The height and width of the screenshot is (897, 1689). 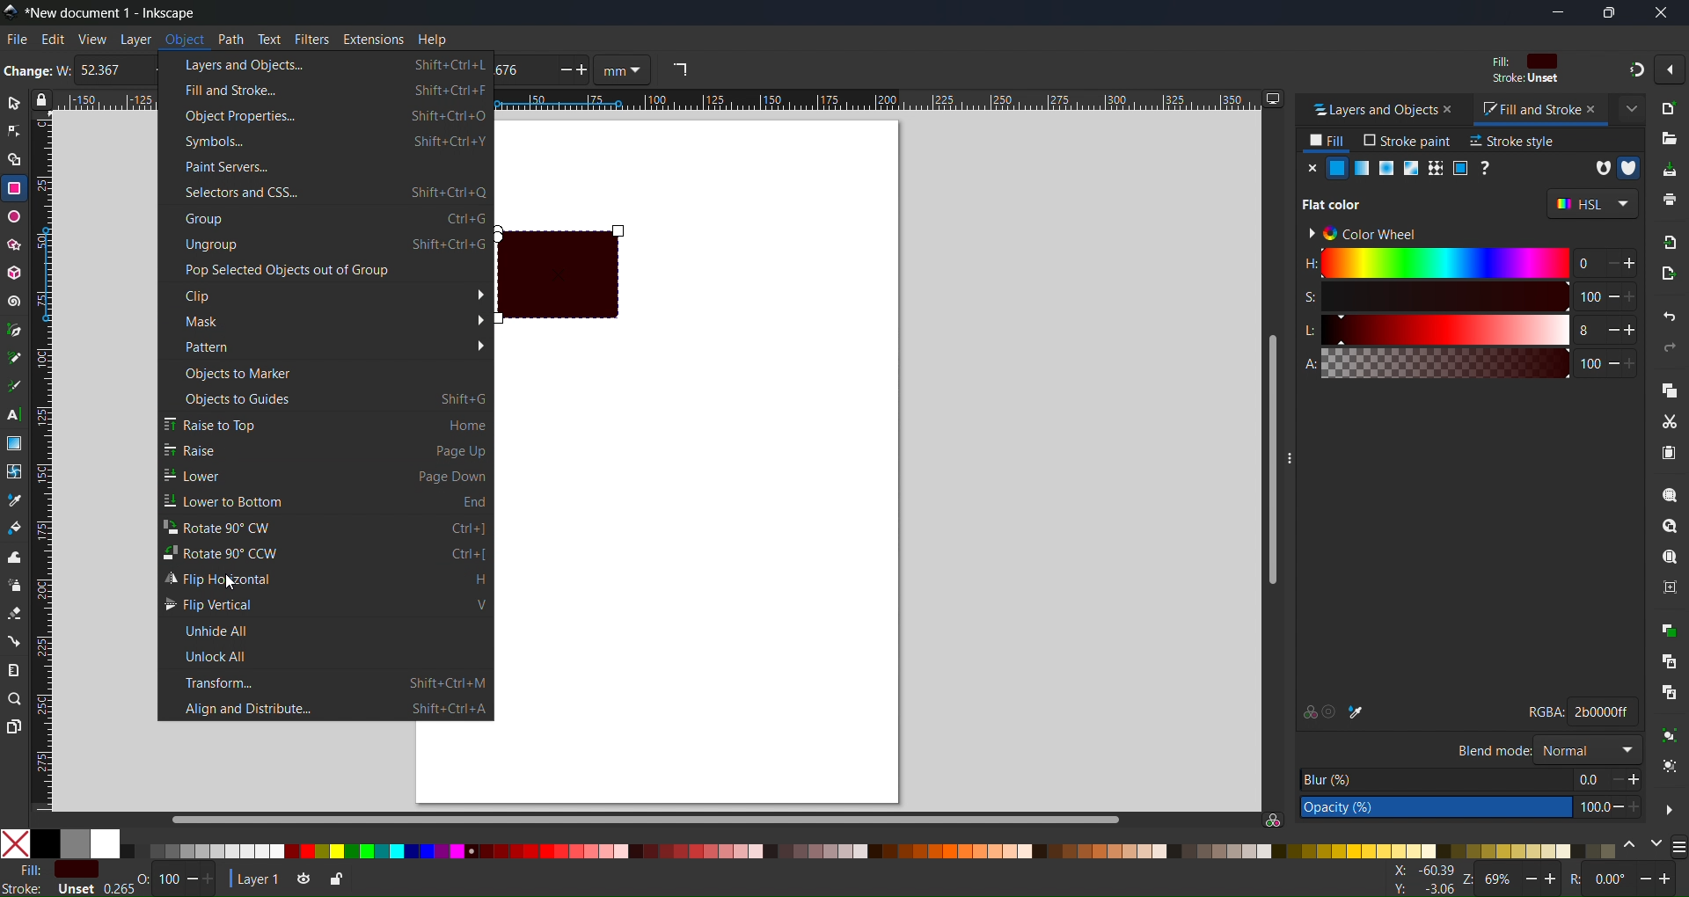 What do you see at coordinates (216, 879) in the screenshot?
I see `Maximize opacity` at bounding box center [216, 879].